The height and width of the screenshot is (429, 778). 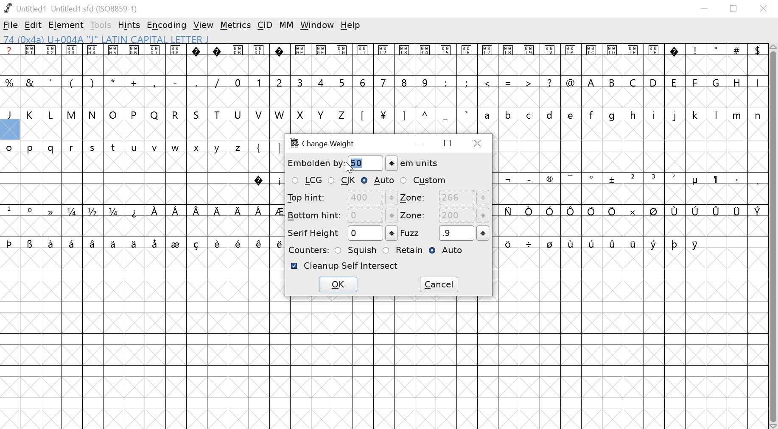 What do you see at coordinates (307, 250) in the screenshot?
I see `COUNTERS` at bounding box center [307, 250].